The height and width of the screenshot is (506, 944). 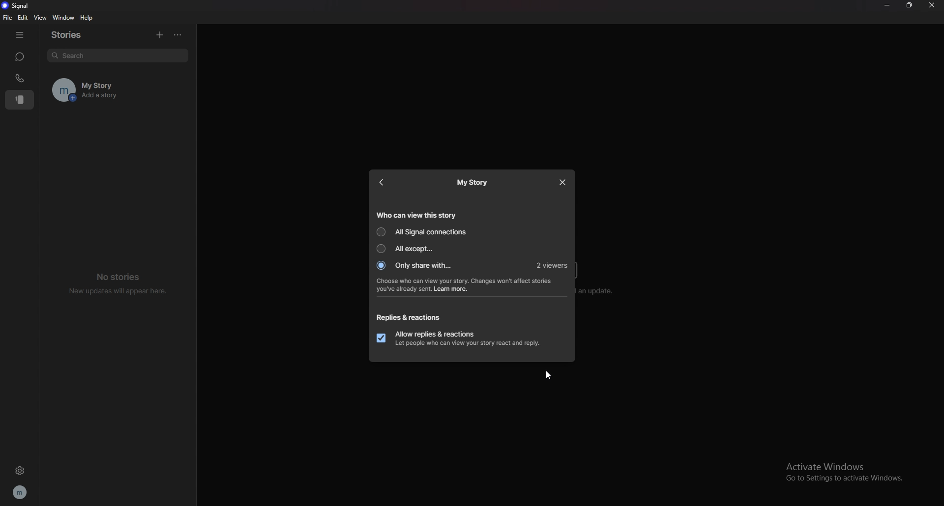 What do you see at coordinates (20, 57) in the screenshot?
I see `chats` at bounding box center [20, 57].